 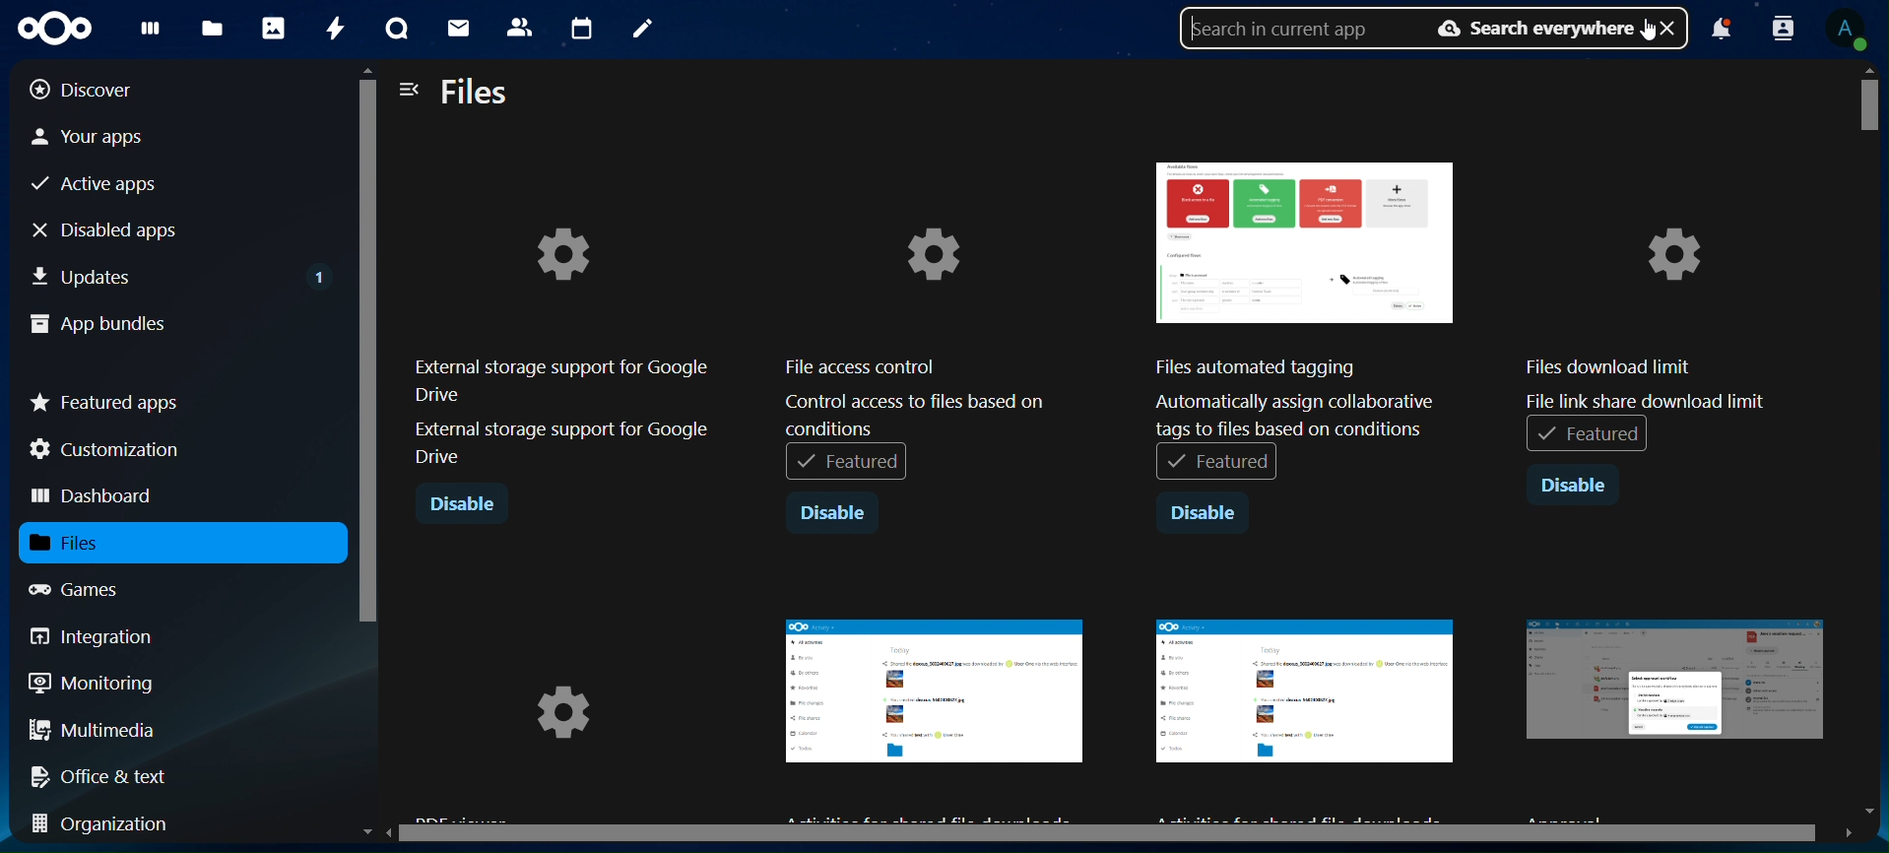 What do you see at coordinates (519, 26) in the screenshot?
I see `contacts` at bounding box center [519, 26].